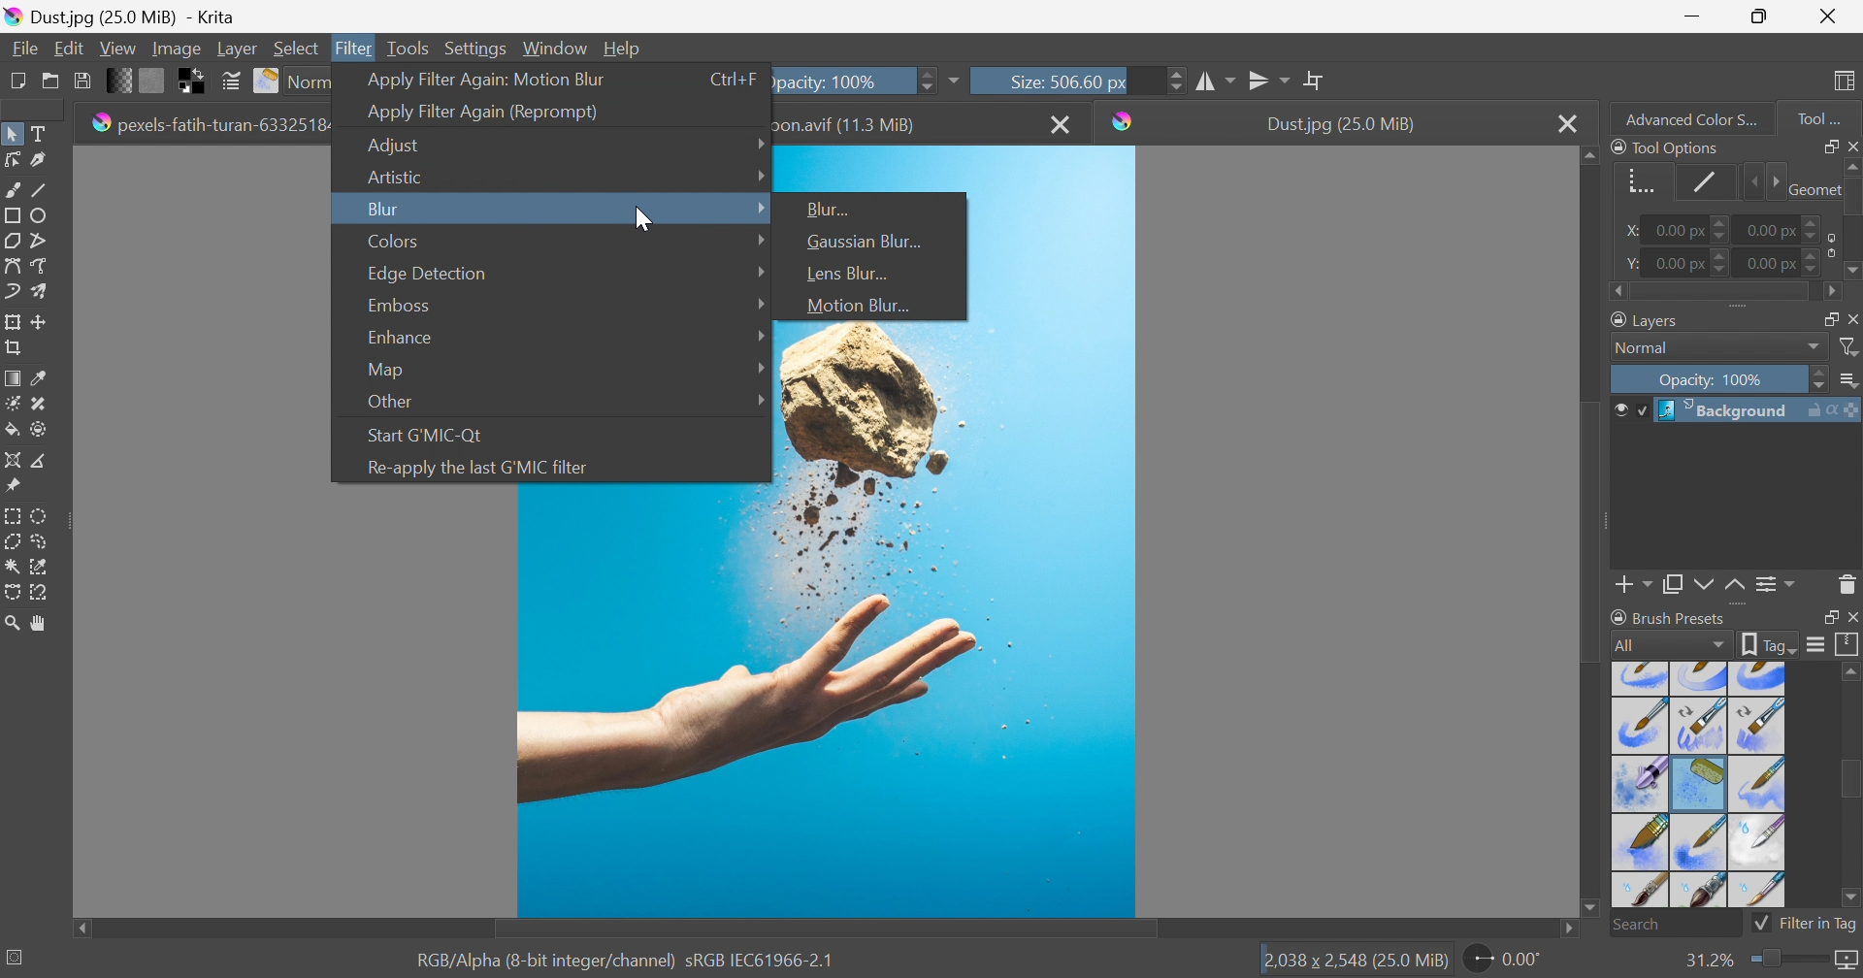  What do you see at coordinates (356, 48) in the screenshot?
I see `Filter` at bounding box center [356, 48].